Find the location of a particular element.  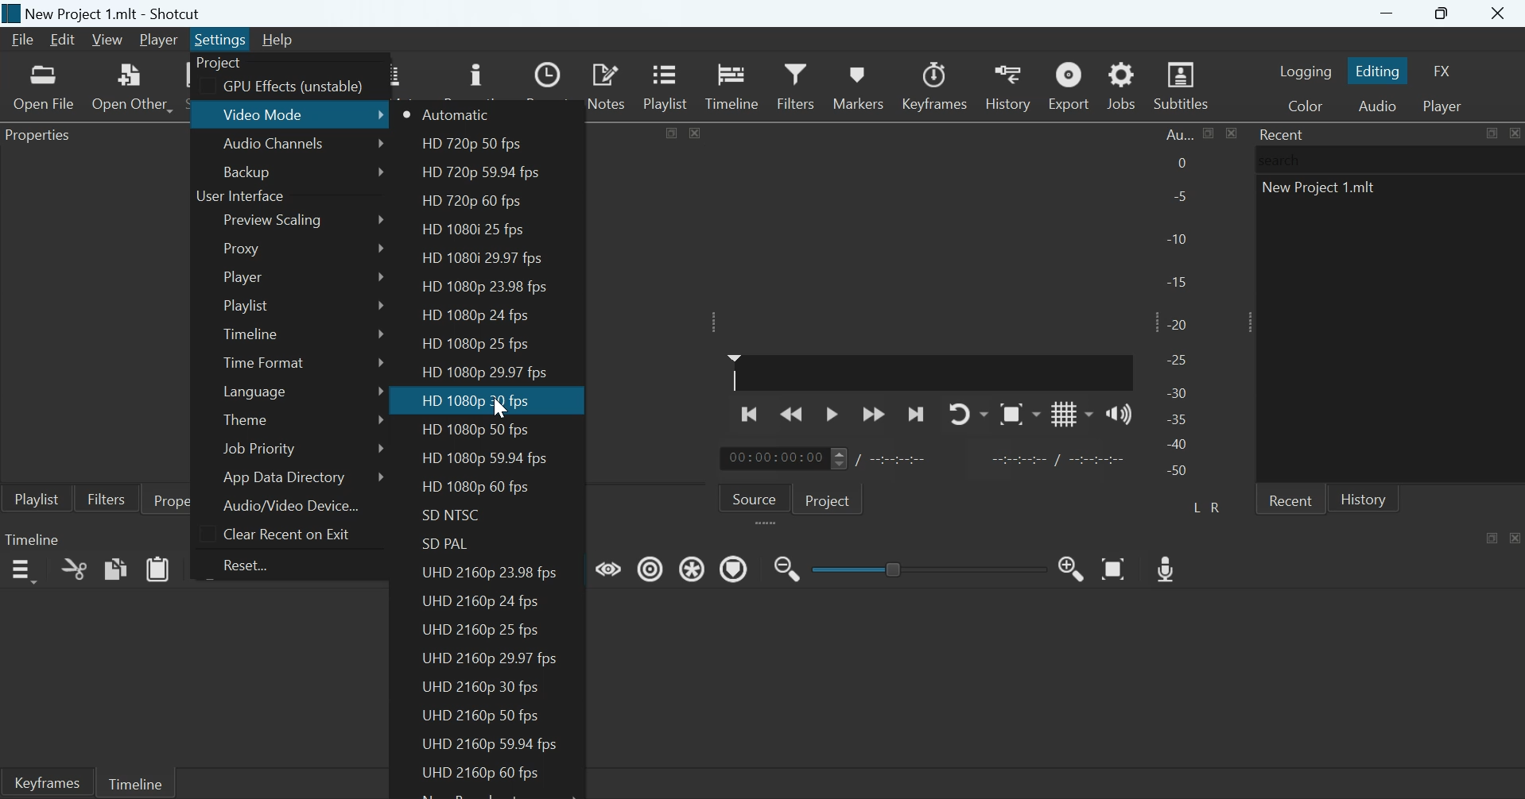

Skip to the next point is located at coordinates (914, 415).